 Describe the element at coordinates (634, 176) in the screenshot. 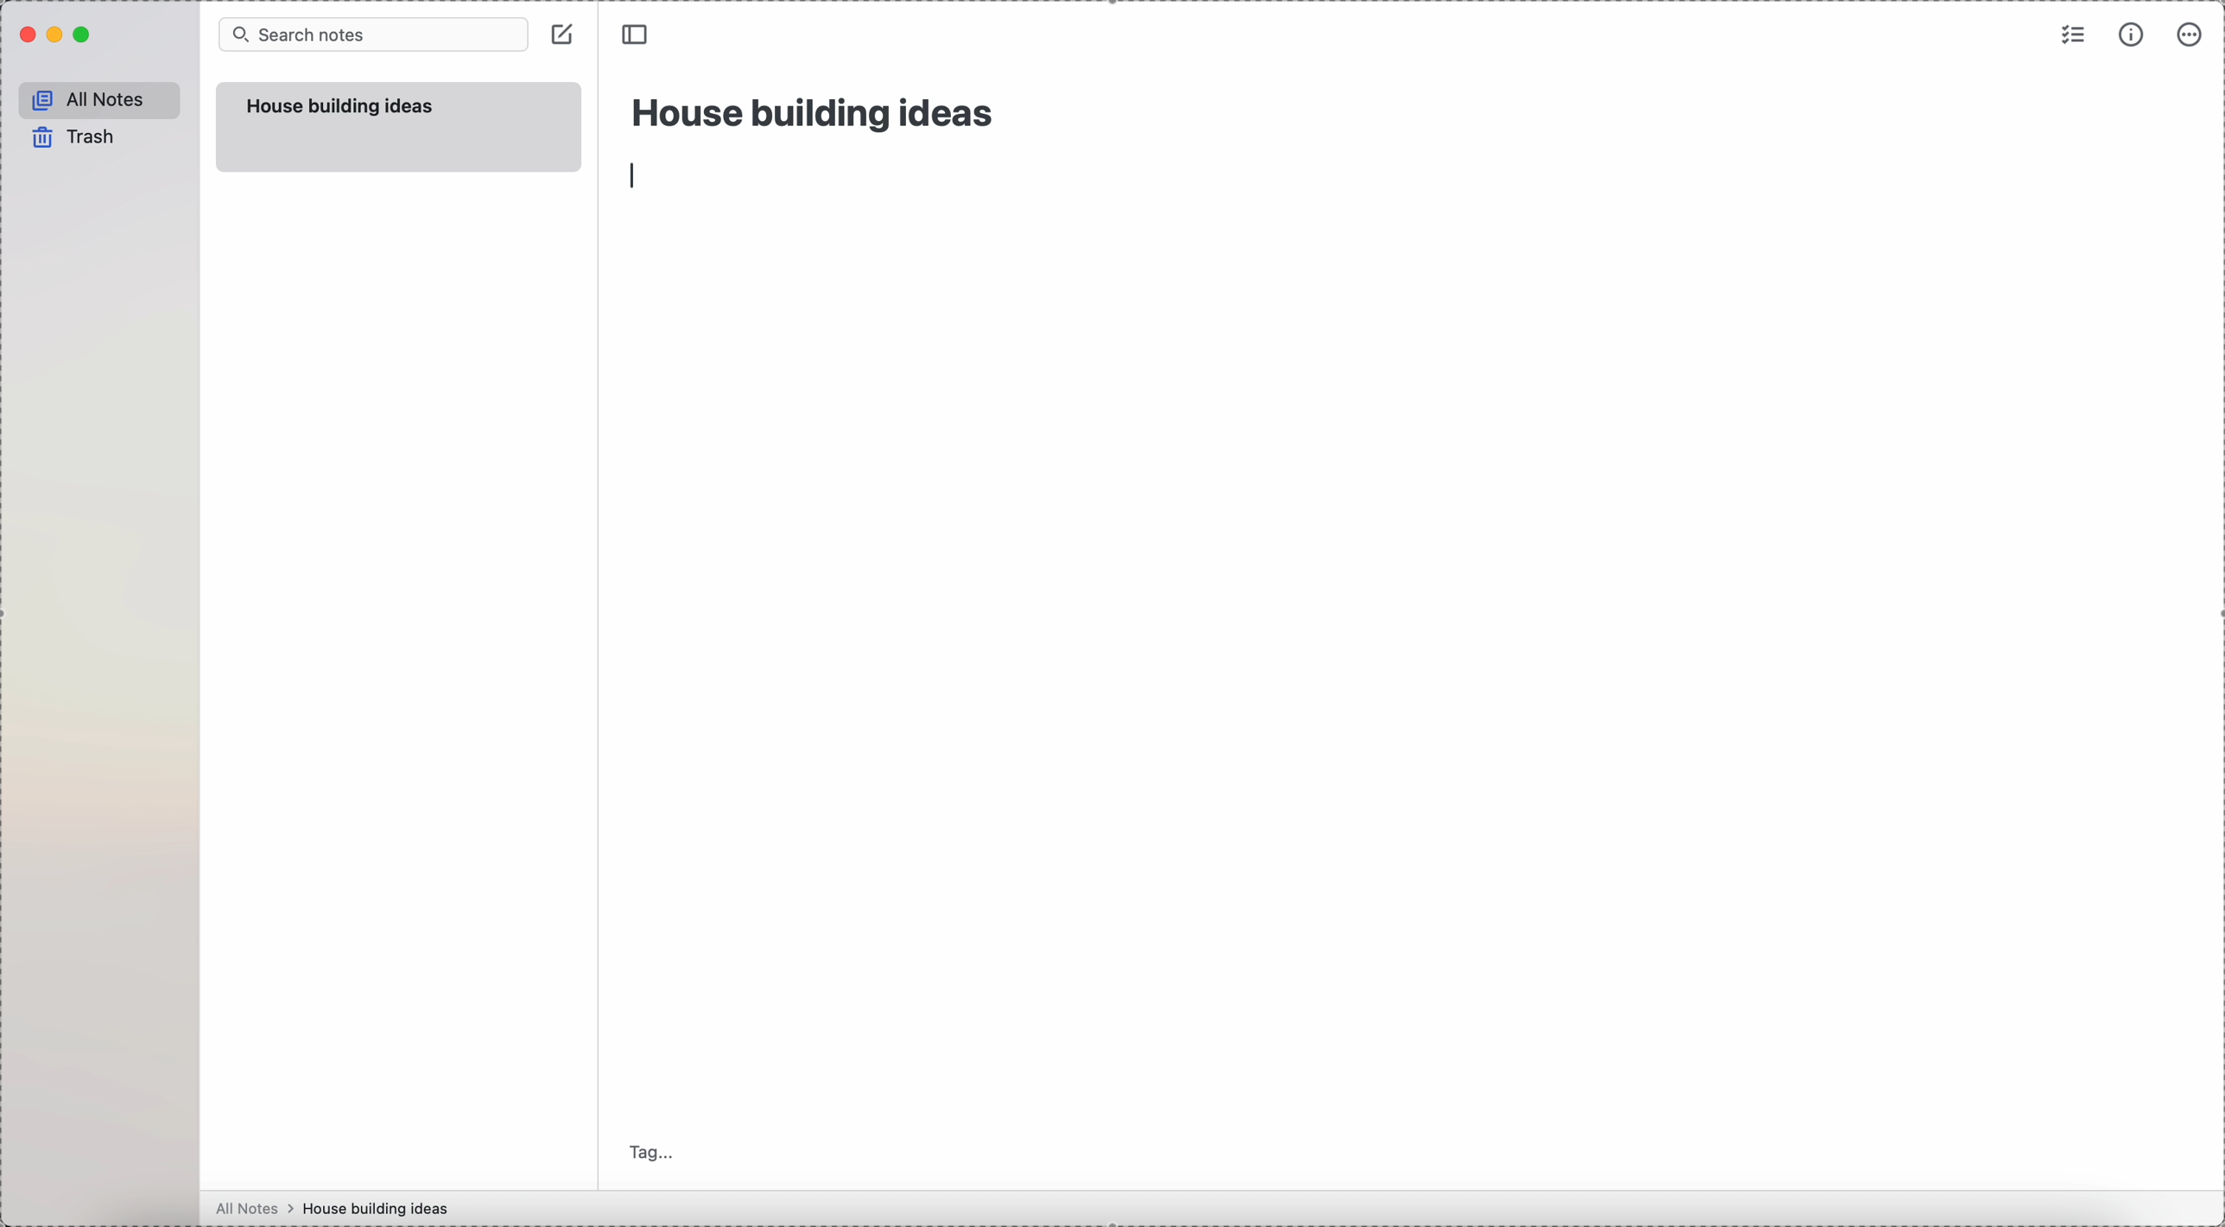

I see `enter` at that location.